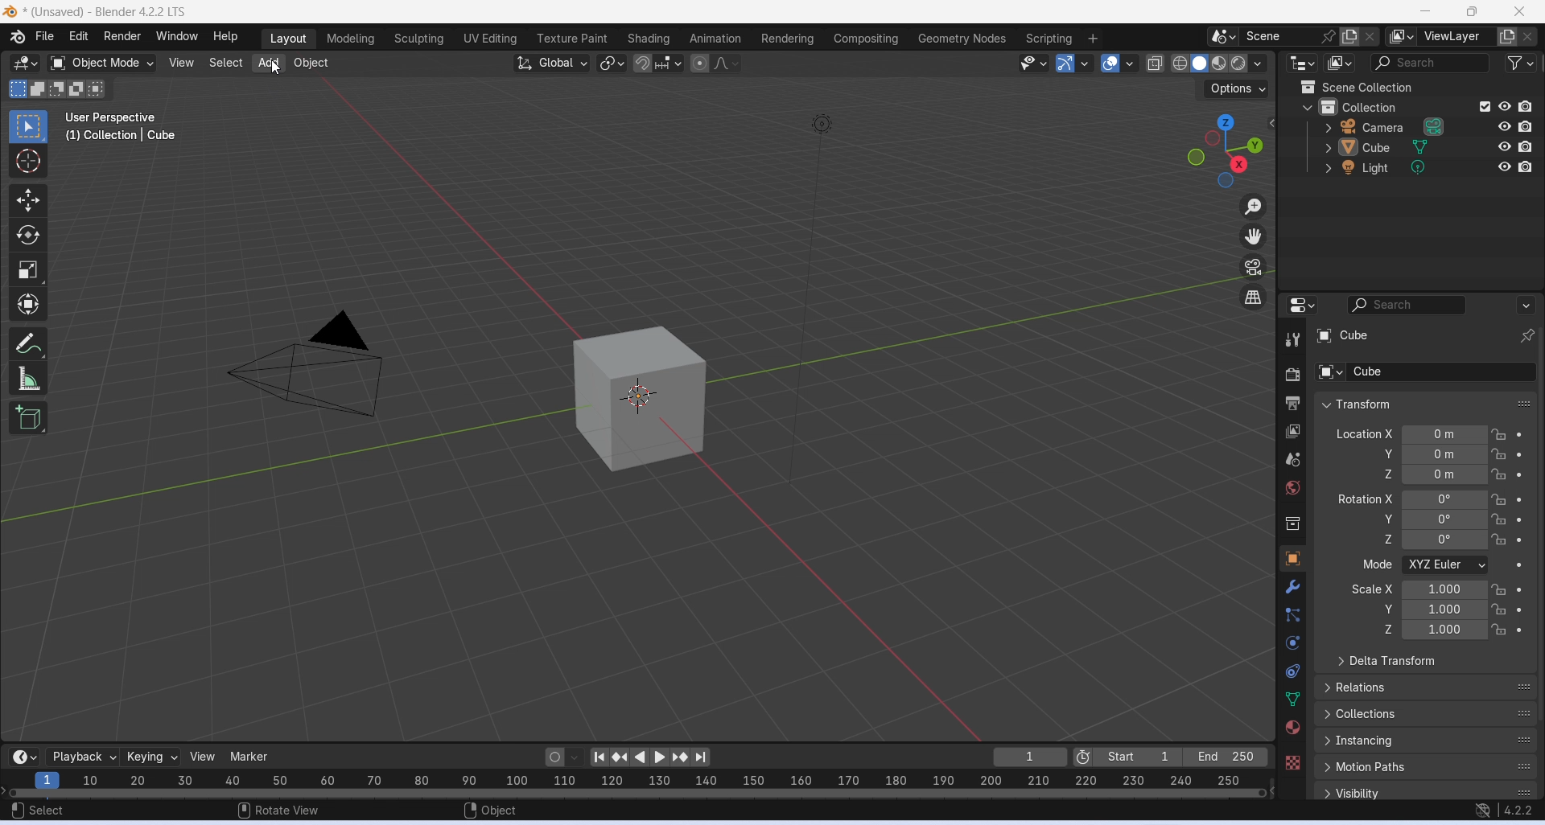 The image size is (1545, 825). Describe the element at coordinates (43, 36) in the screenshot. I see `File` at that location.